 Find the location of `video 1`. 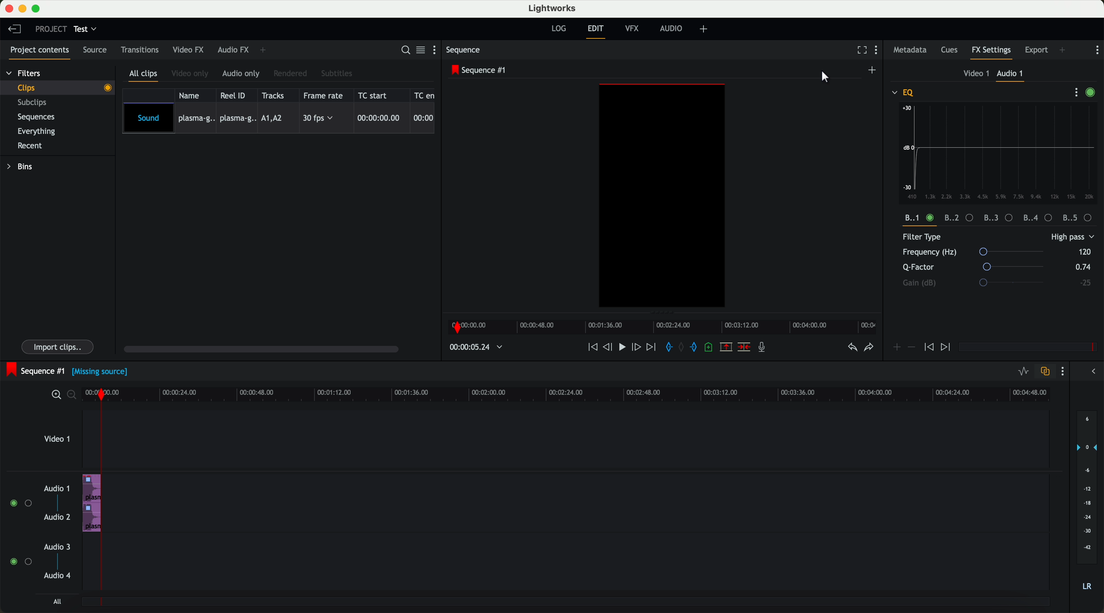

video 1 is located at coordinates (57, 442).